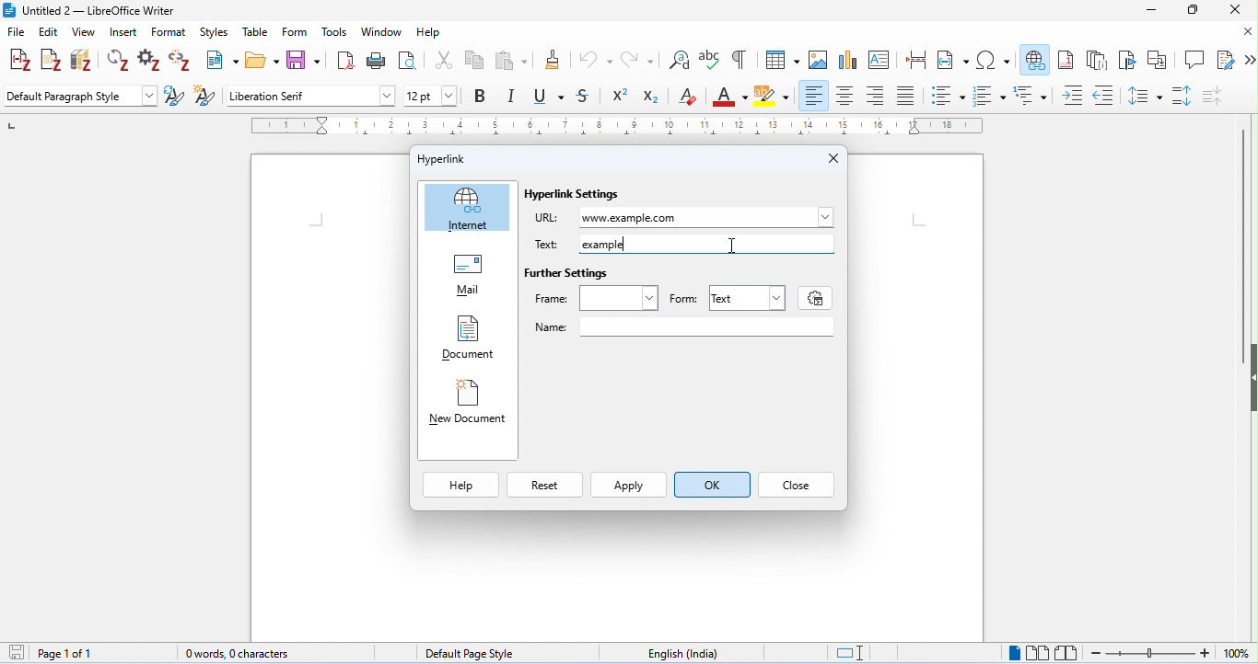  I want to click on file, so click(17, 32).